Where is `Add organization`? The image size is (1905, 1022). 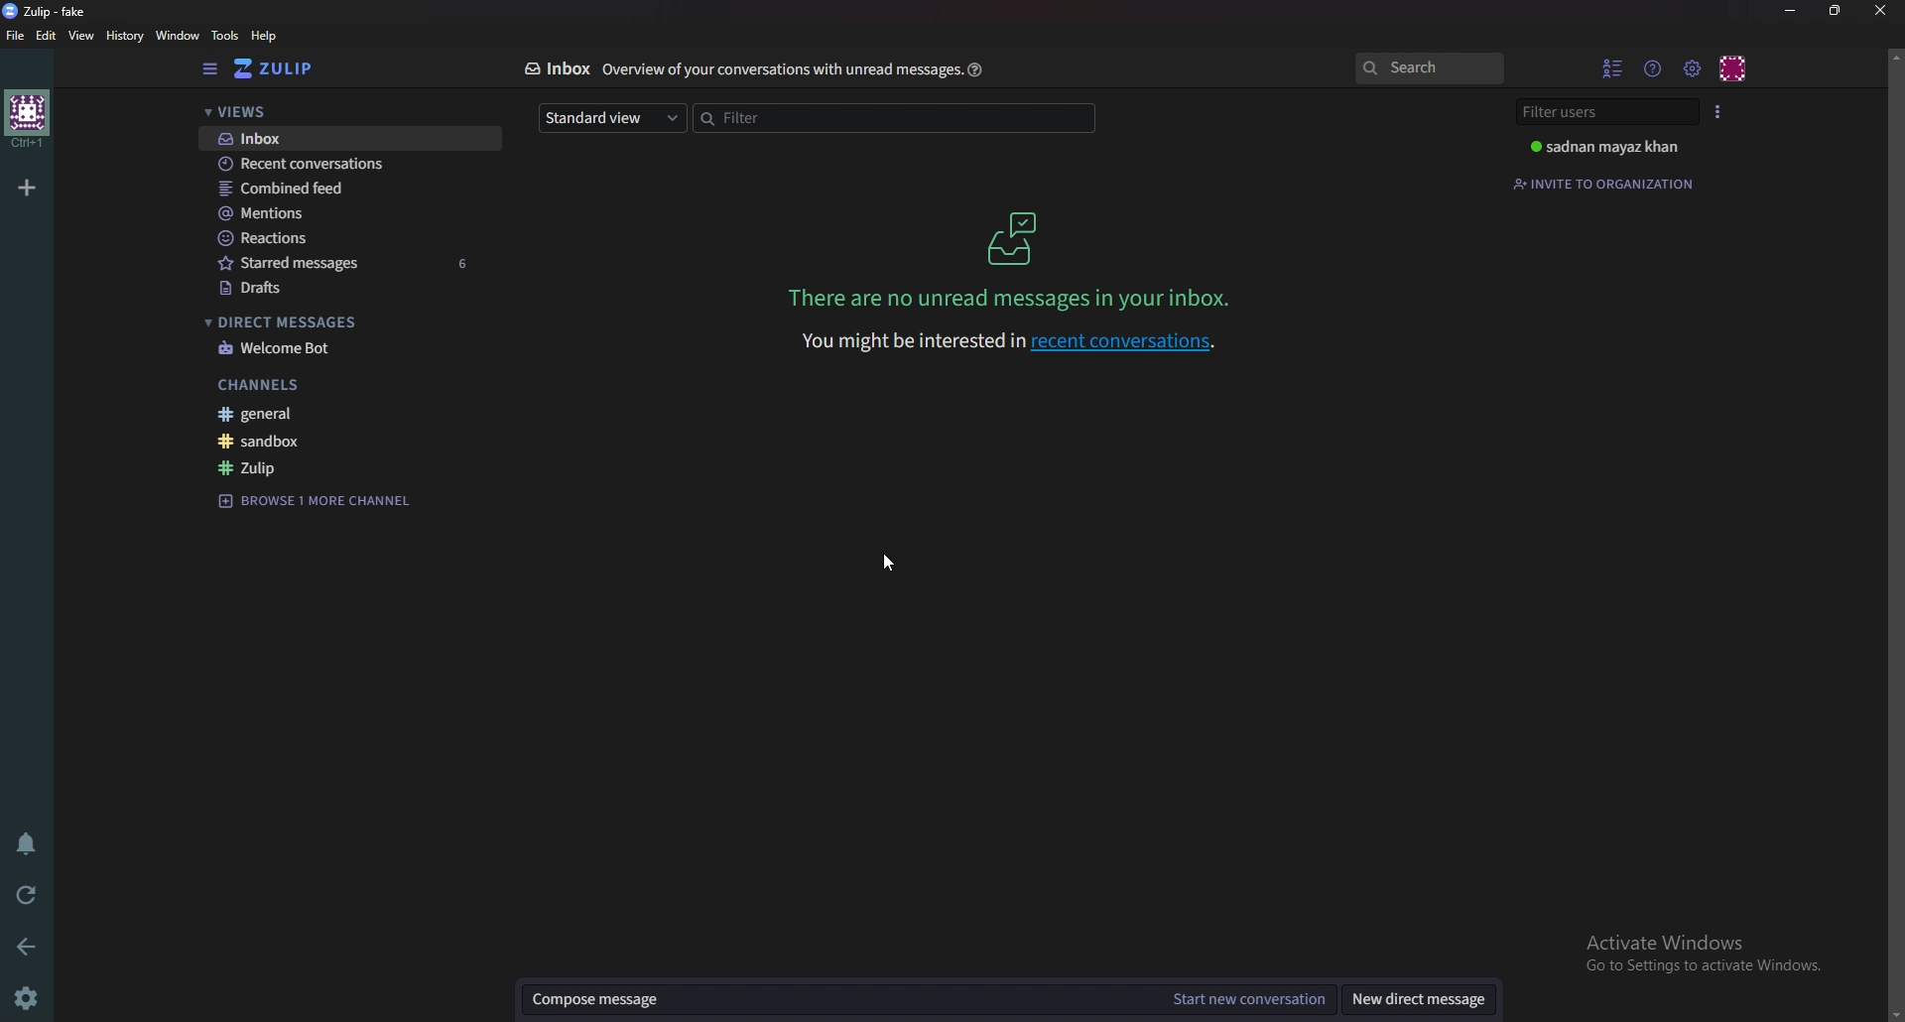 Add organization is located at coordinates (27, 188).